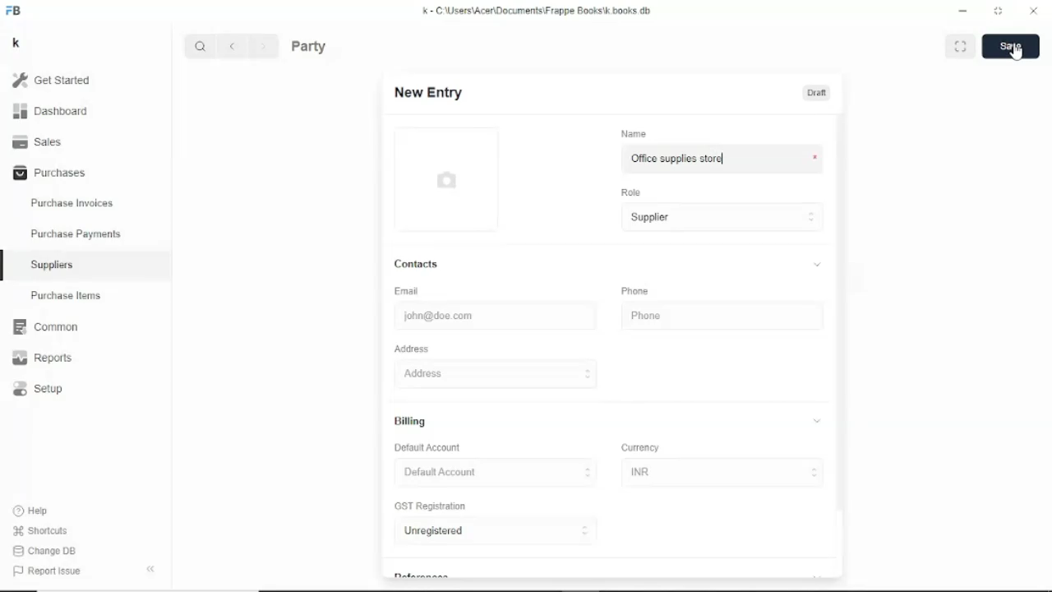 The width and height of the screenshot is (1052, 592). What do you see at coordinates (408, 291) in the screenshot?
I see `Email` at bounding box center [408, 291].